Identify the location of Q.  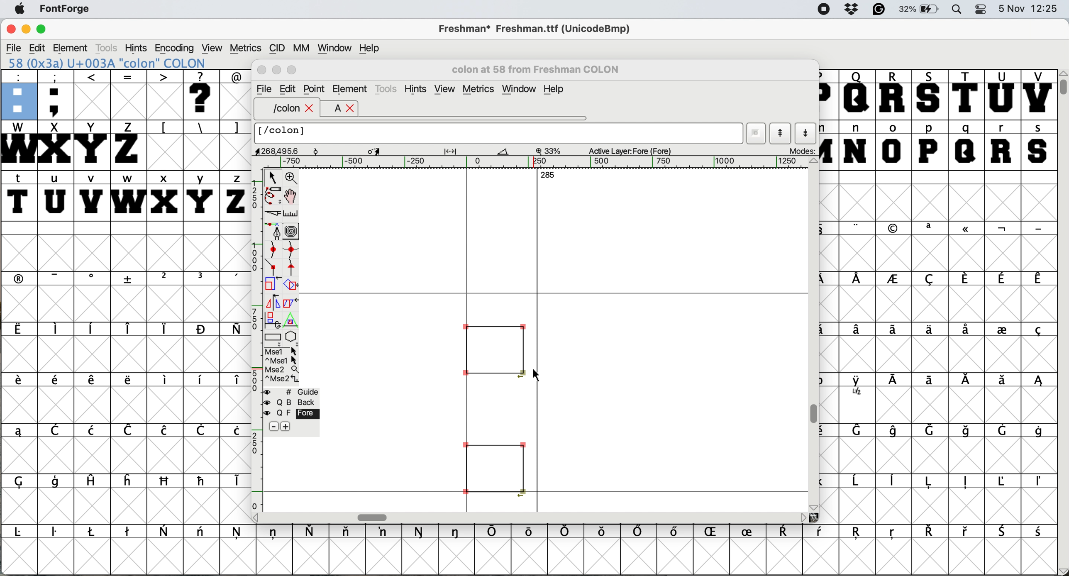
(857, 95).